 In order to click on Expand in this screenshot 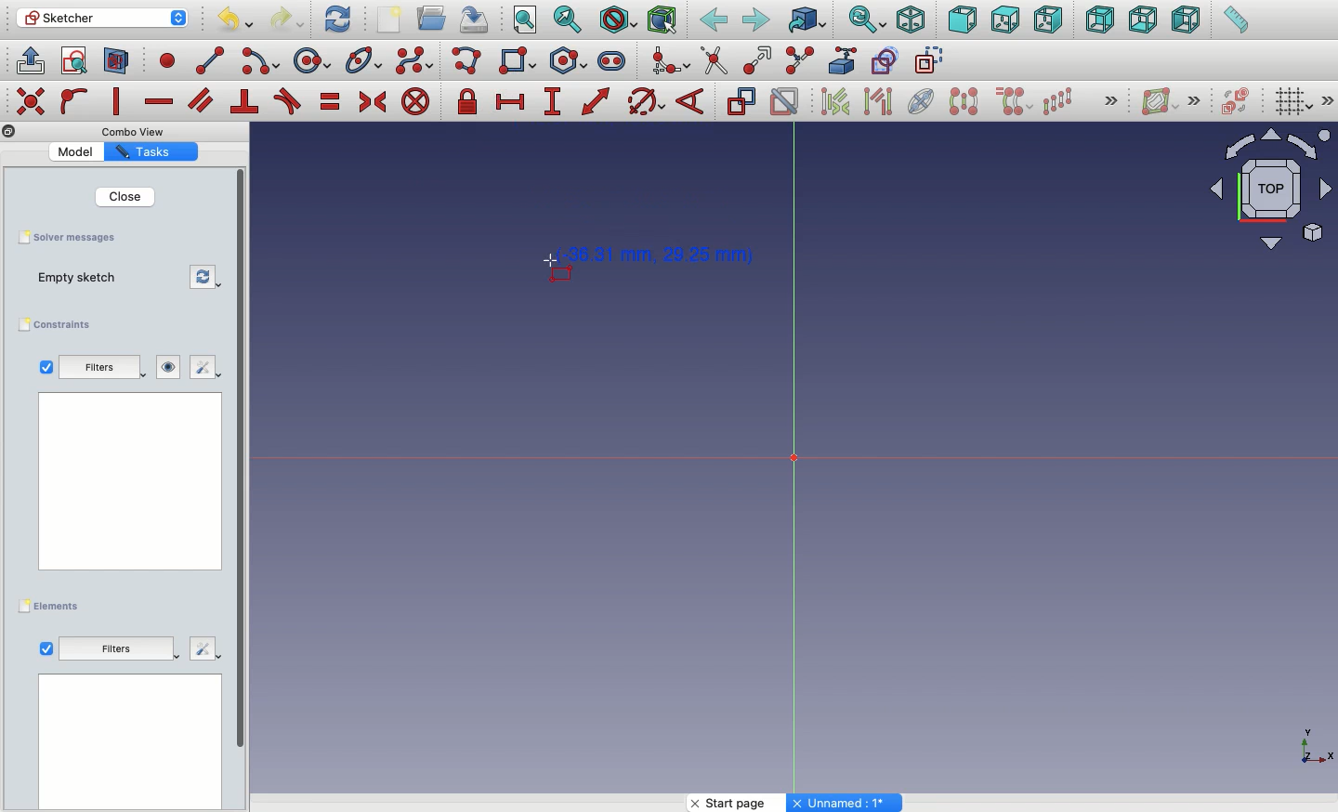, I will do `click(1195, 100)`.